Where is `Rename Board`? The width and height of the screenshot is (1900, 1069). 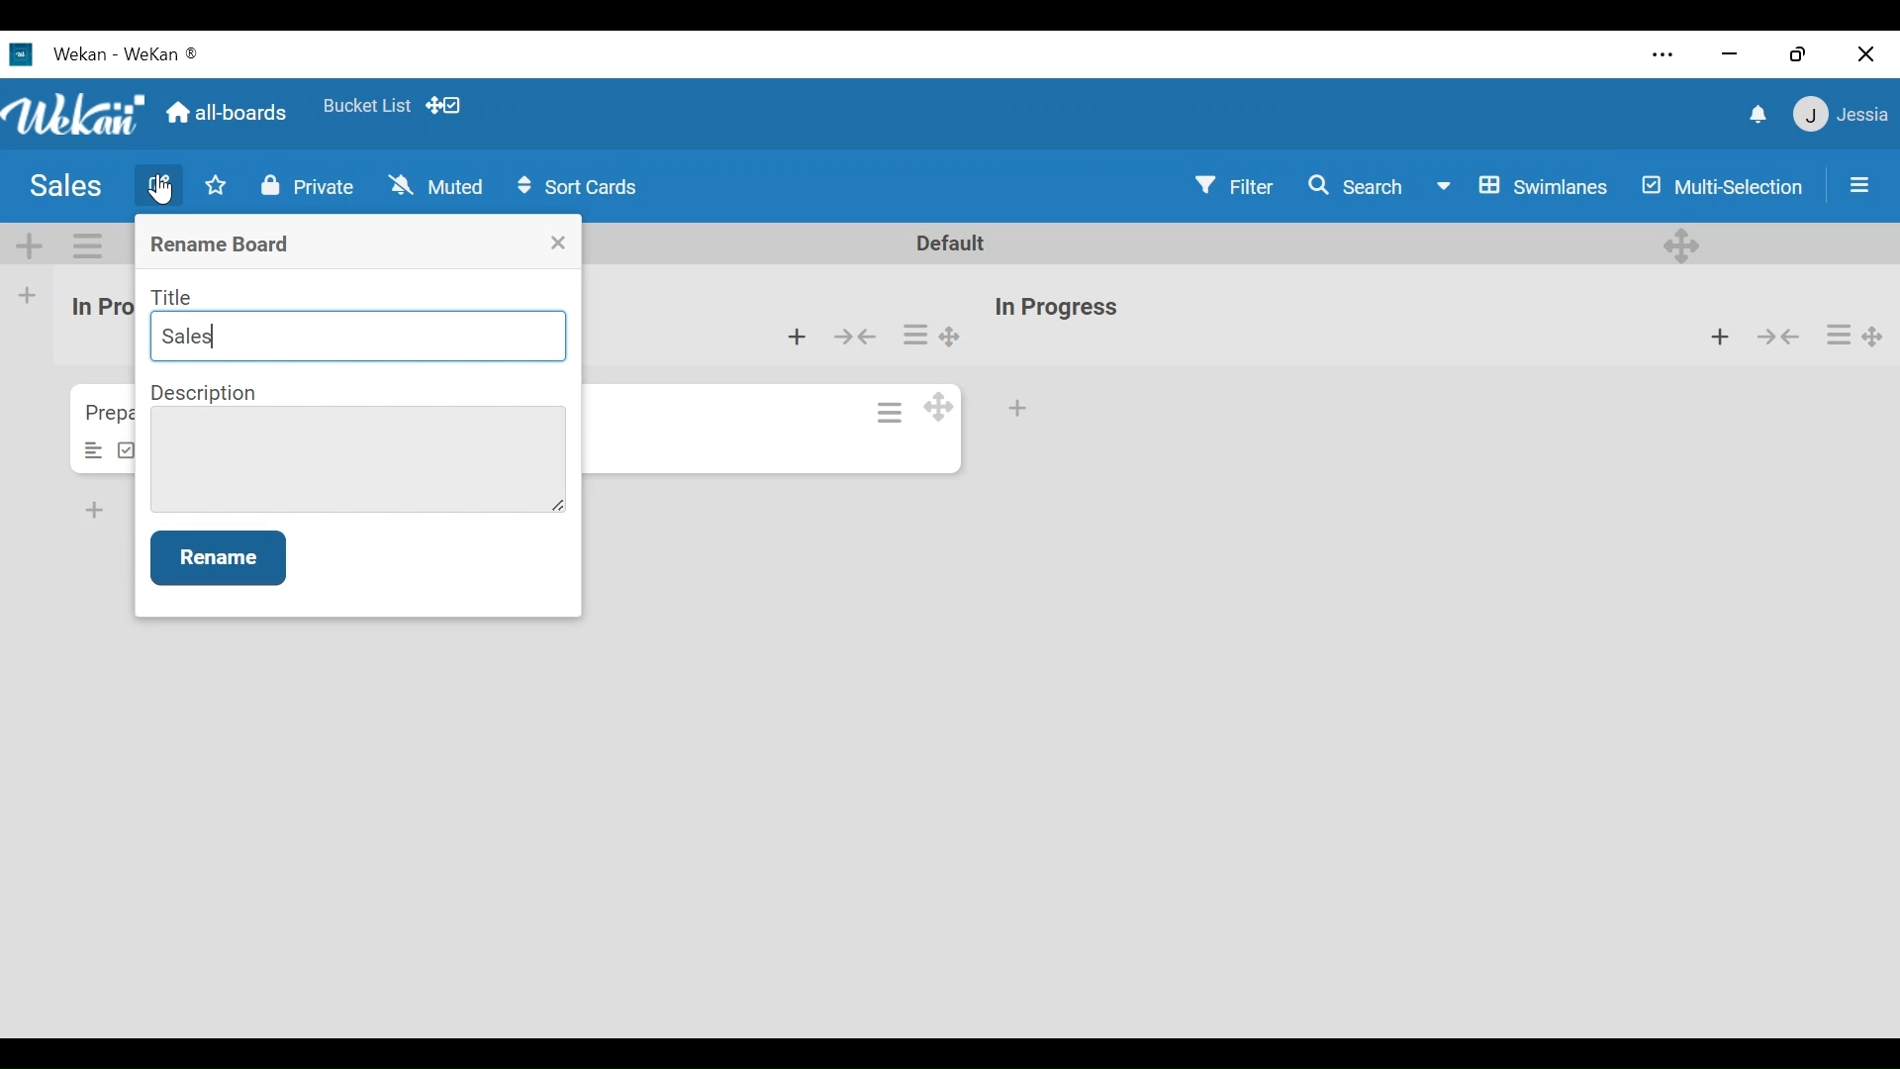 Rename Board is located at coordinates (223, 245).